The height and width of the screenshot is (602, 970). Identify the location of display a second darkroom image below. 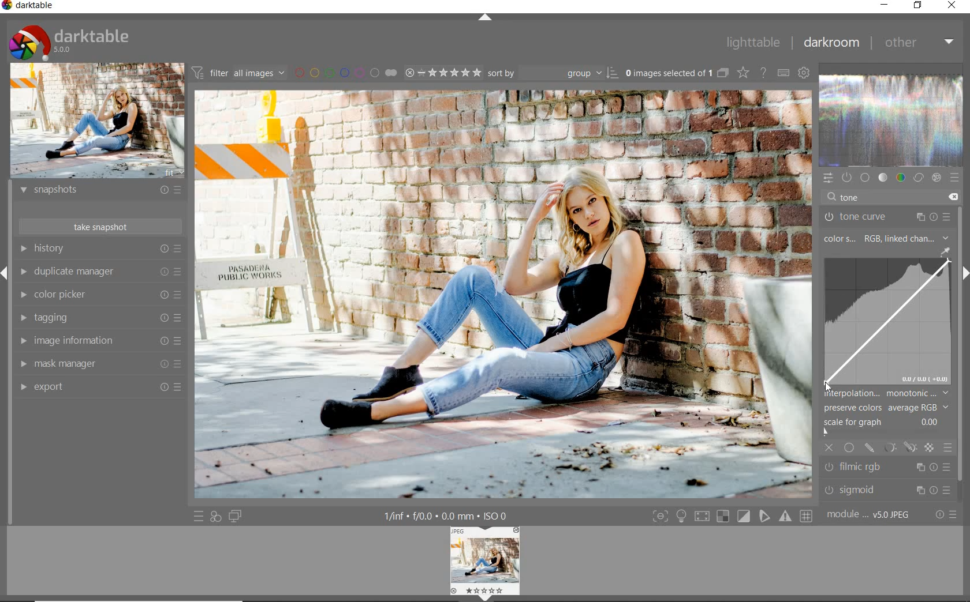
(237, 516).